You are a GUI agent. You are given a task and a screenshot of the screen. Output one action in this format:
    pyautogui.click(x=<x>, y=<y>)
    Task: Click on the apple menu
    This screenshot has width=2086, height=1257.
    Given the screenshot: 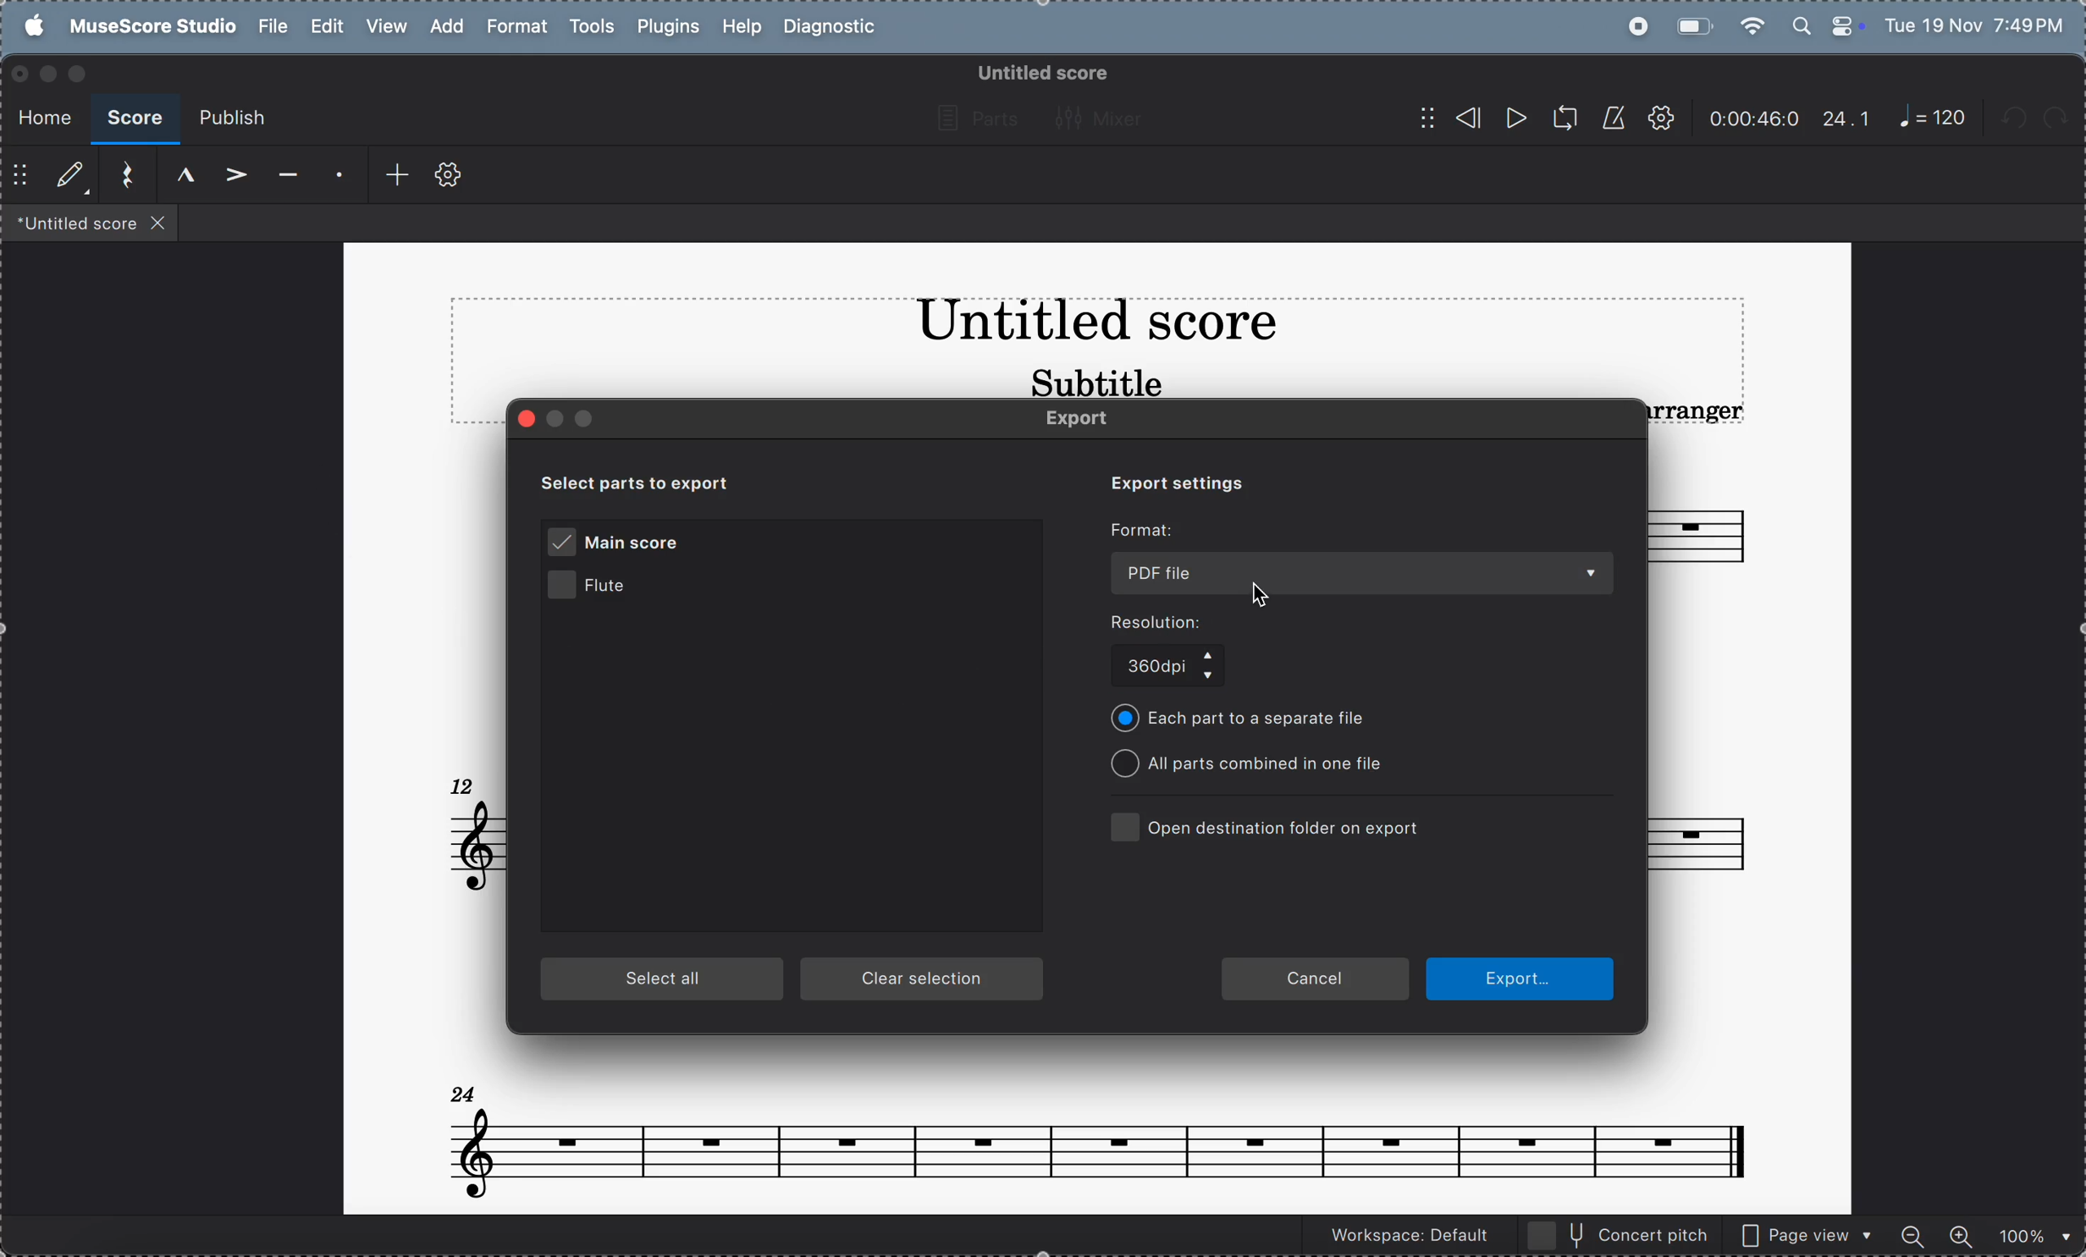 What is the action you would take?
    pyautogui.click(x=28, y=25)
    